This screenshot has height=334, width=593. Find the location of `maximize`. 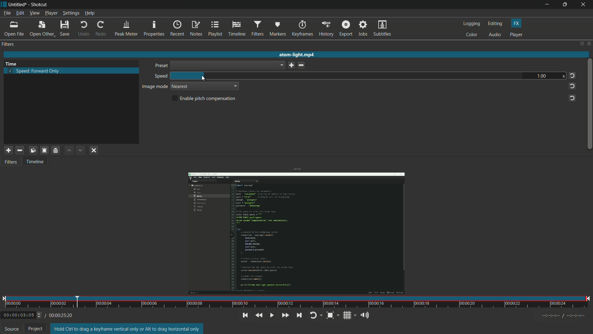

maximize is located at coordinates (566, 5).